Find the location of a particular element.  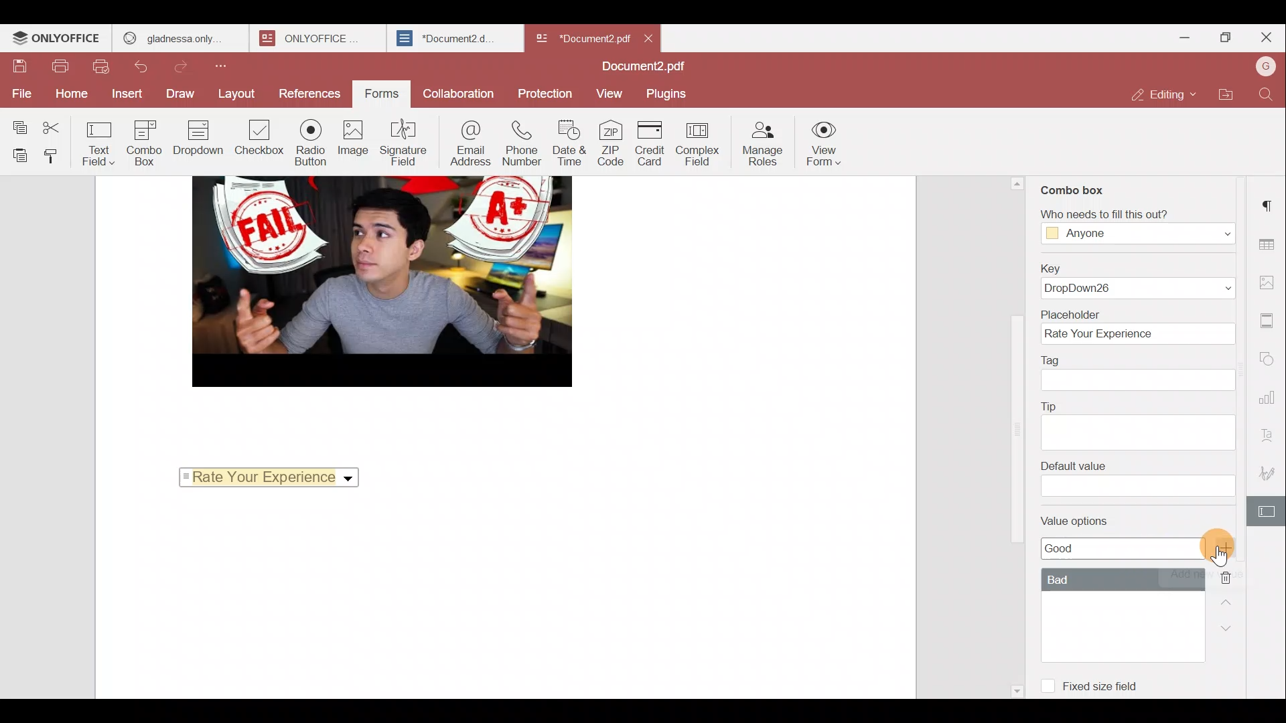

‘Who needs to fill this out? is located at coordinates (1131, 226).